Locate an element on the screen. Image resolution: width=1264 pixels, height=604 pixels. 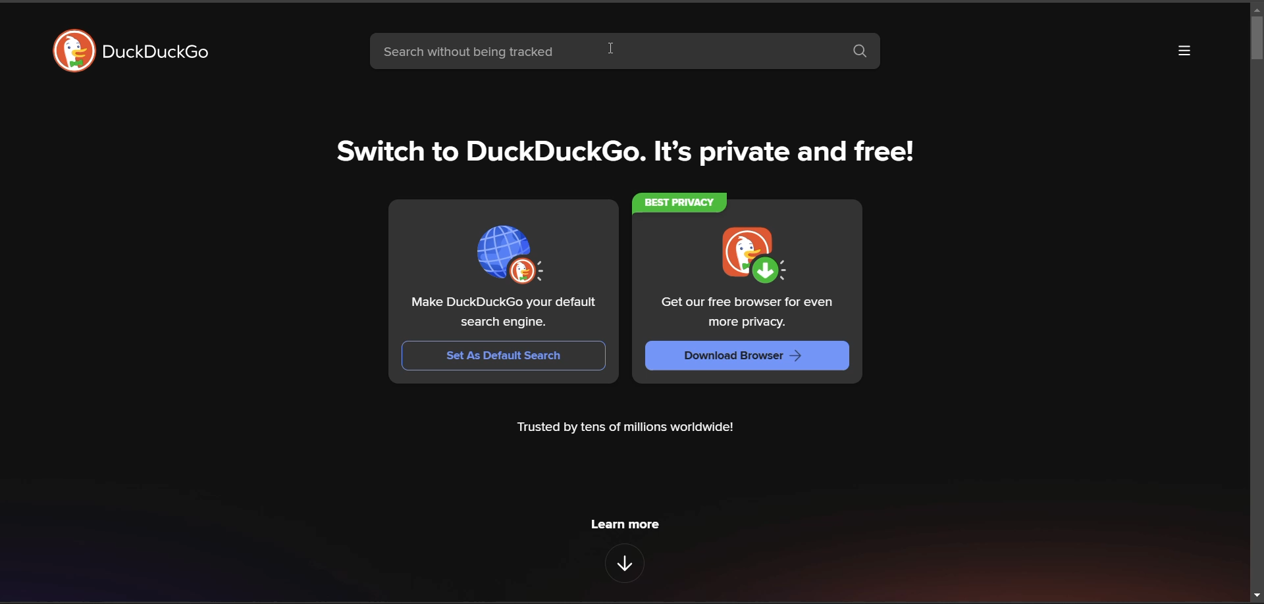
downloader image is located at coordinates (750, 253).